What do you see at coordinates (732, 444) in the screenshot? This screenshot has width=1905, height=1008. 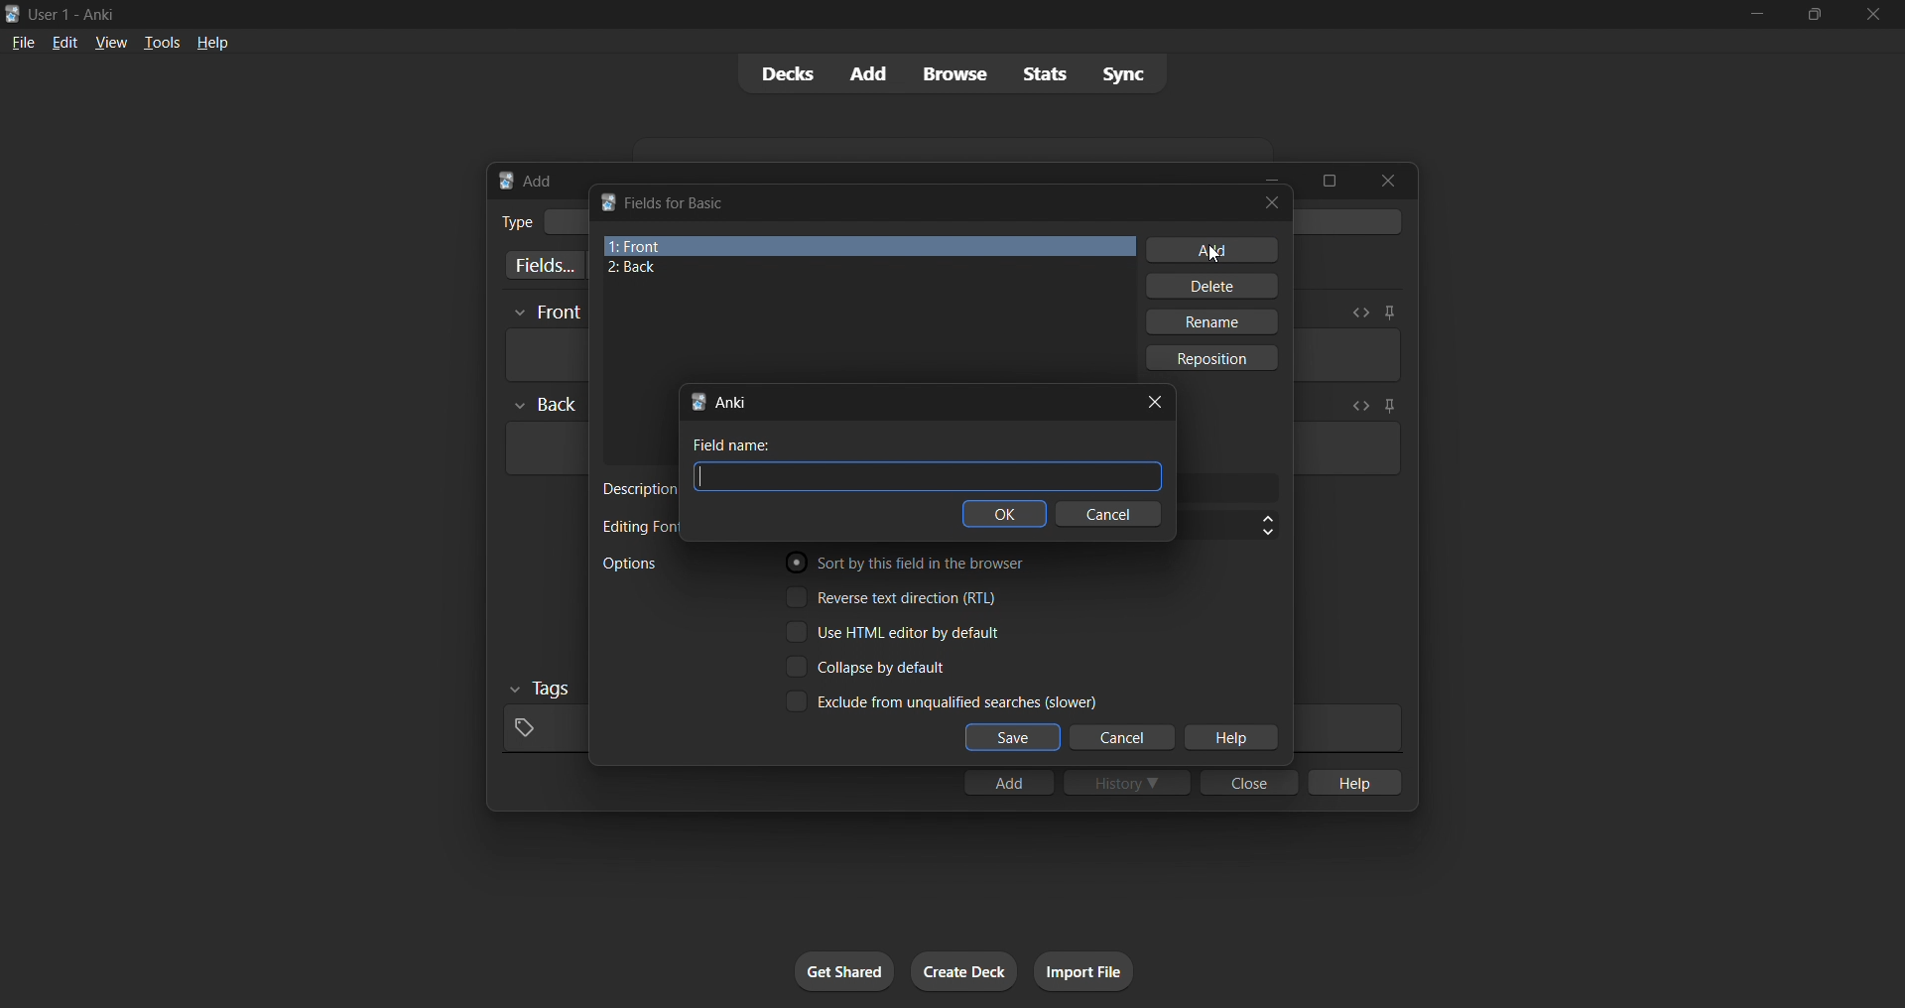 I see `Text` at bounding box center [732, 444].